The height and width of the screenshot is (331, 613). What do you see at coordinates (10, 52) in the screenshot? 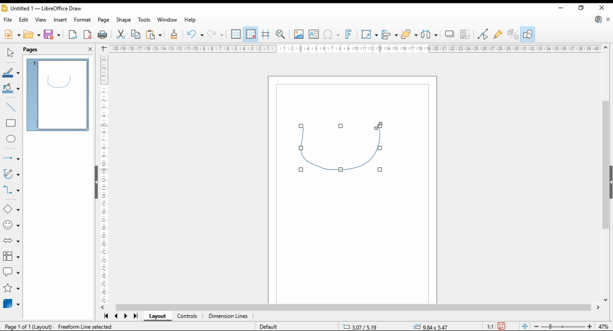
I see `select` at bounding box center [10, 52].